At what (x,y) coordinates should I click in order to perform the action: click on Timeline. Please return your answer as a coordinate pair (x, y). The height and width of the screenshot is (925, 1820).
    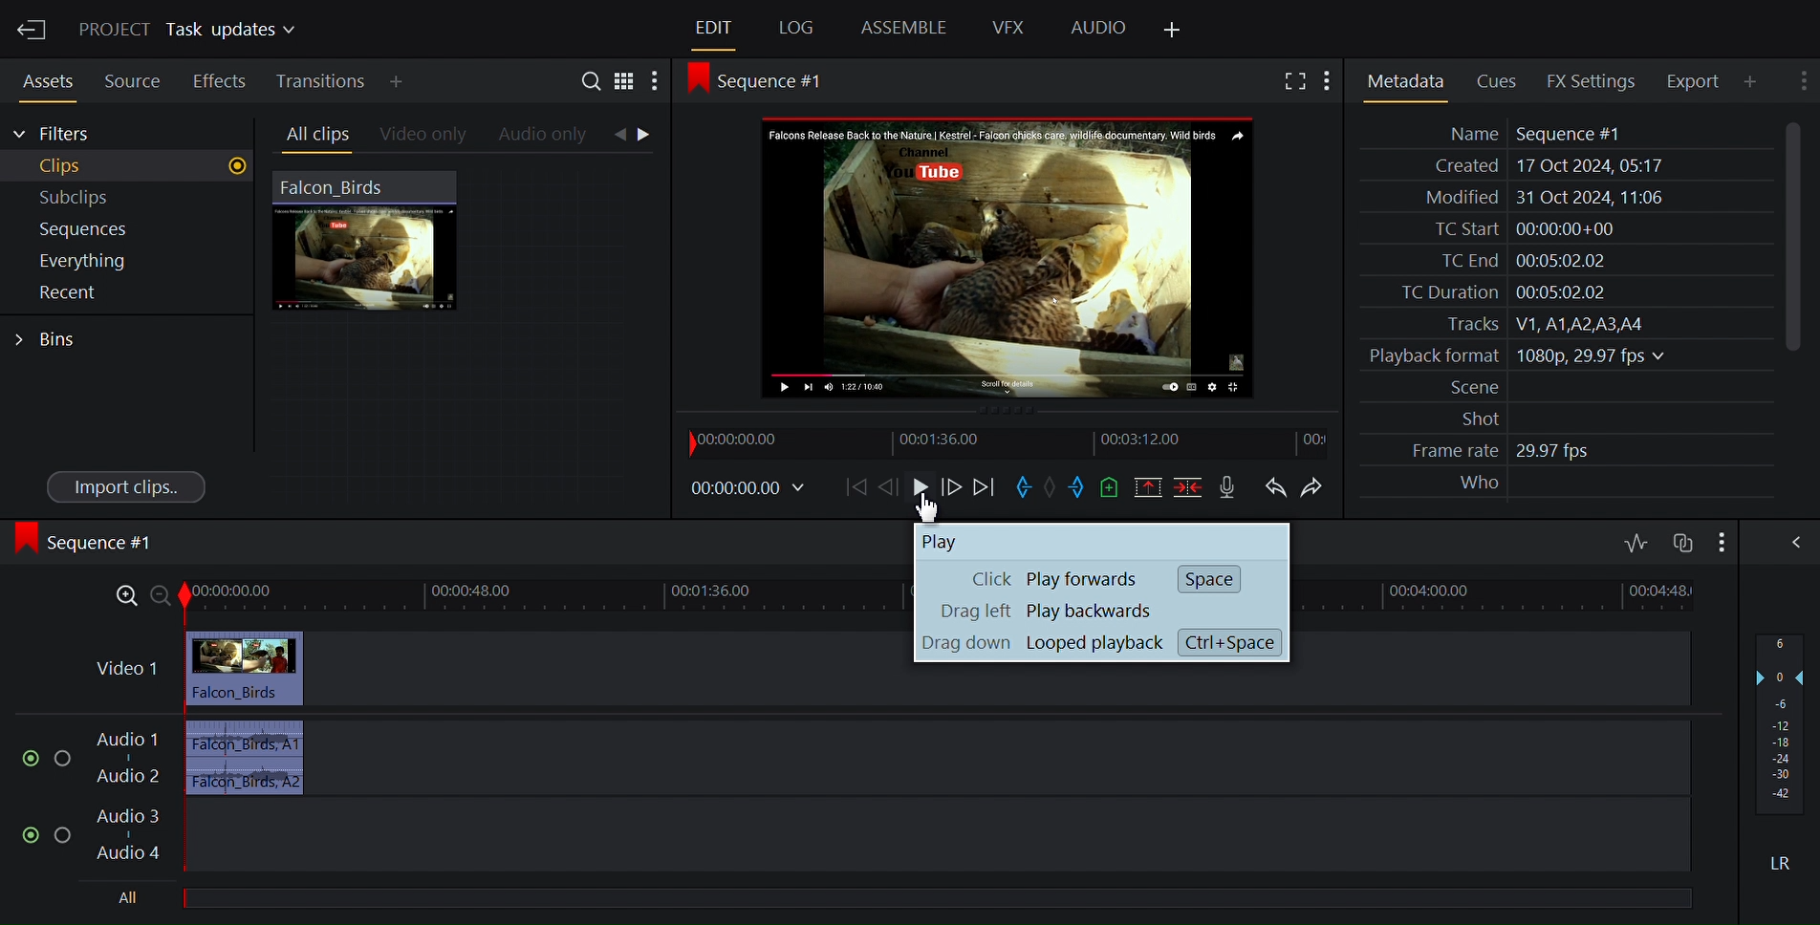
    Looking at the image, I should click on (1008, 441).